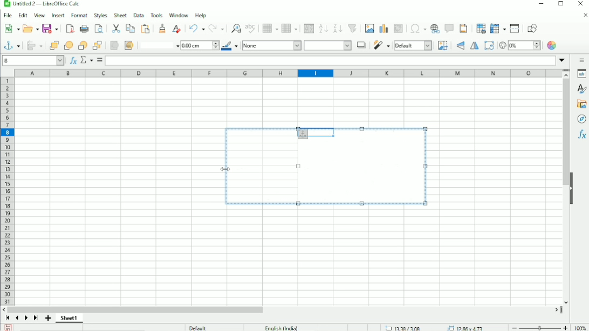 The width and height of the screenshot is (589, 331). I want to click on Functions, so click(581, 135).